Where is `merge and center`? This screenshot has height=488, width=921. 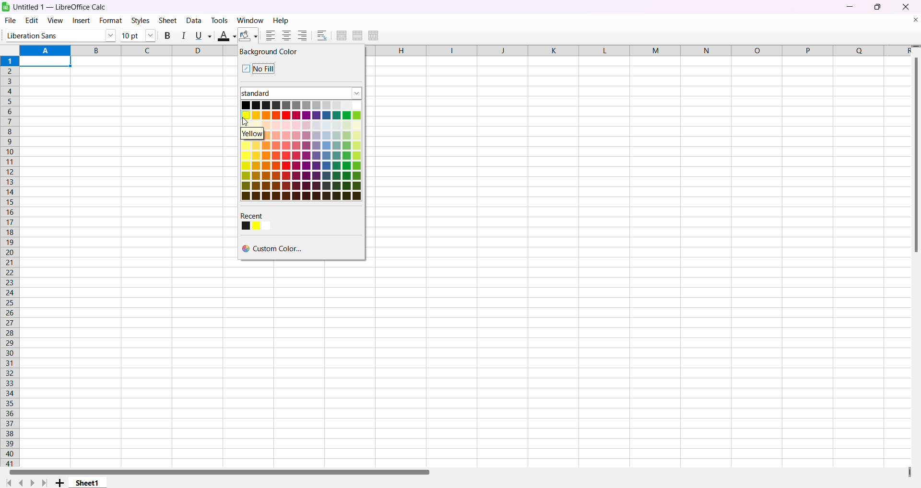
merge and center is located at coordinates (341, 34).